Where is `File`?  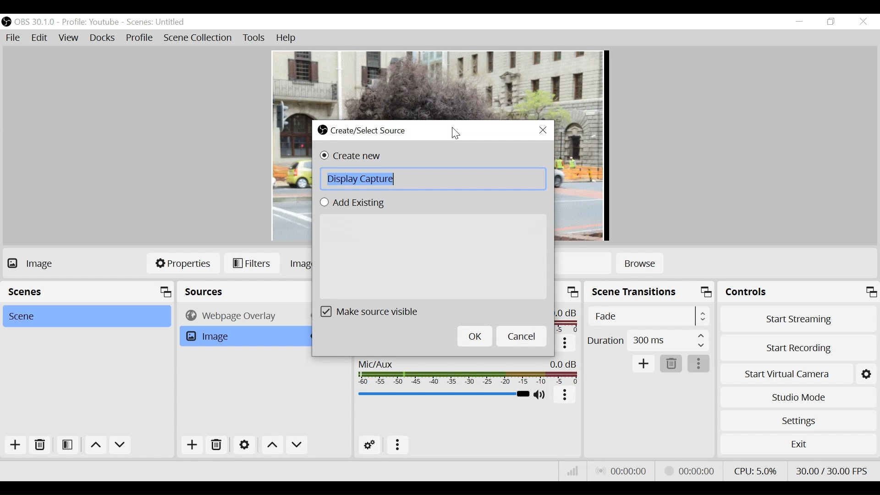 File is located at coordinates (13, 38).